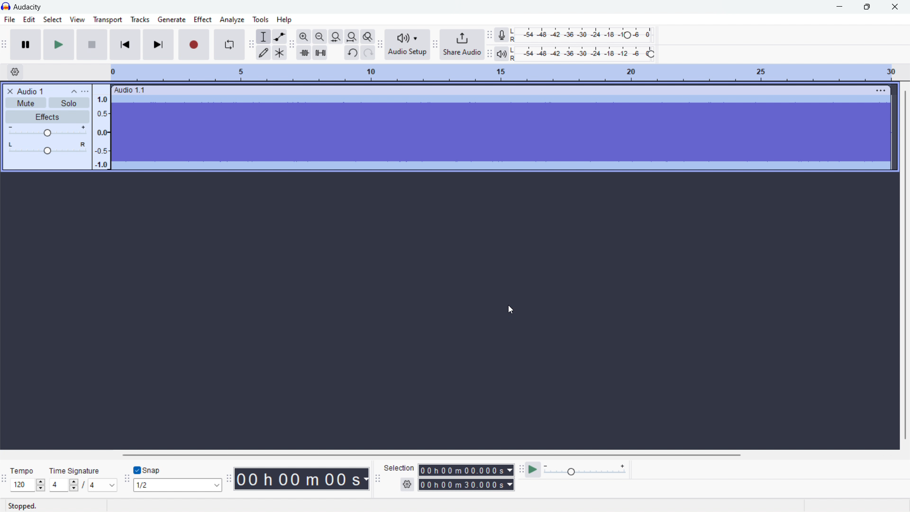  What do you see at coordinates (10, 91) in the screenshot?
I see `delete track` at bounding box center [10, 91].